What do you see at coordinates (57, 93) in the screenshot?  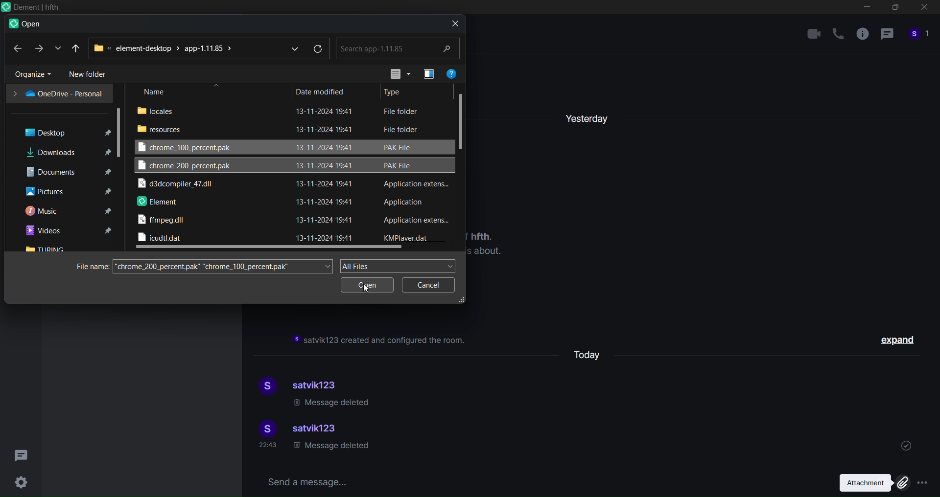 I see `one drive` at bounding box center [57, 93].